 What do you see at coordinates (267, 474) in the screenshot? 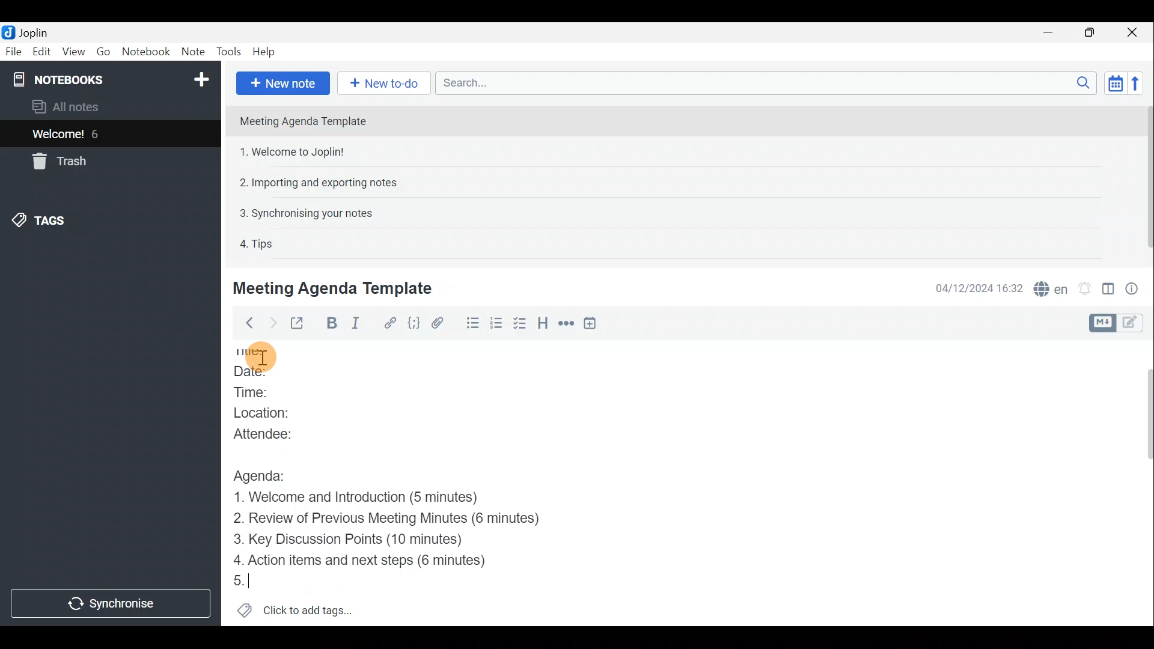
I see `Agenda:` at bounding box center [267, 474].